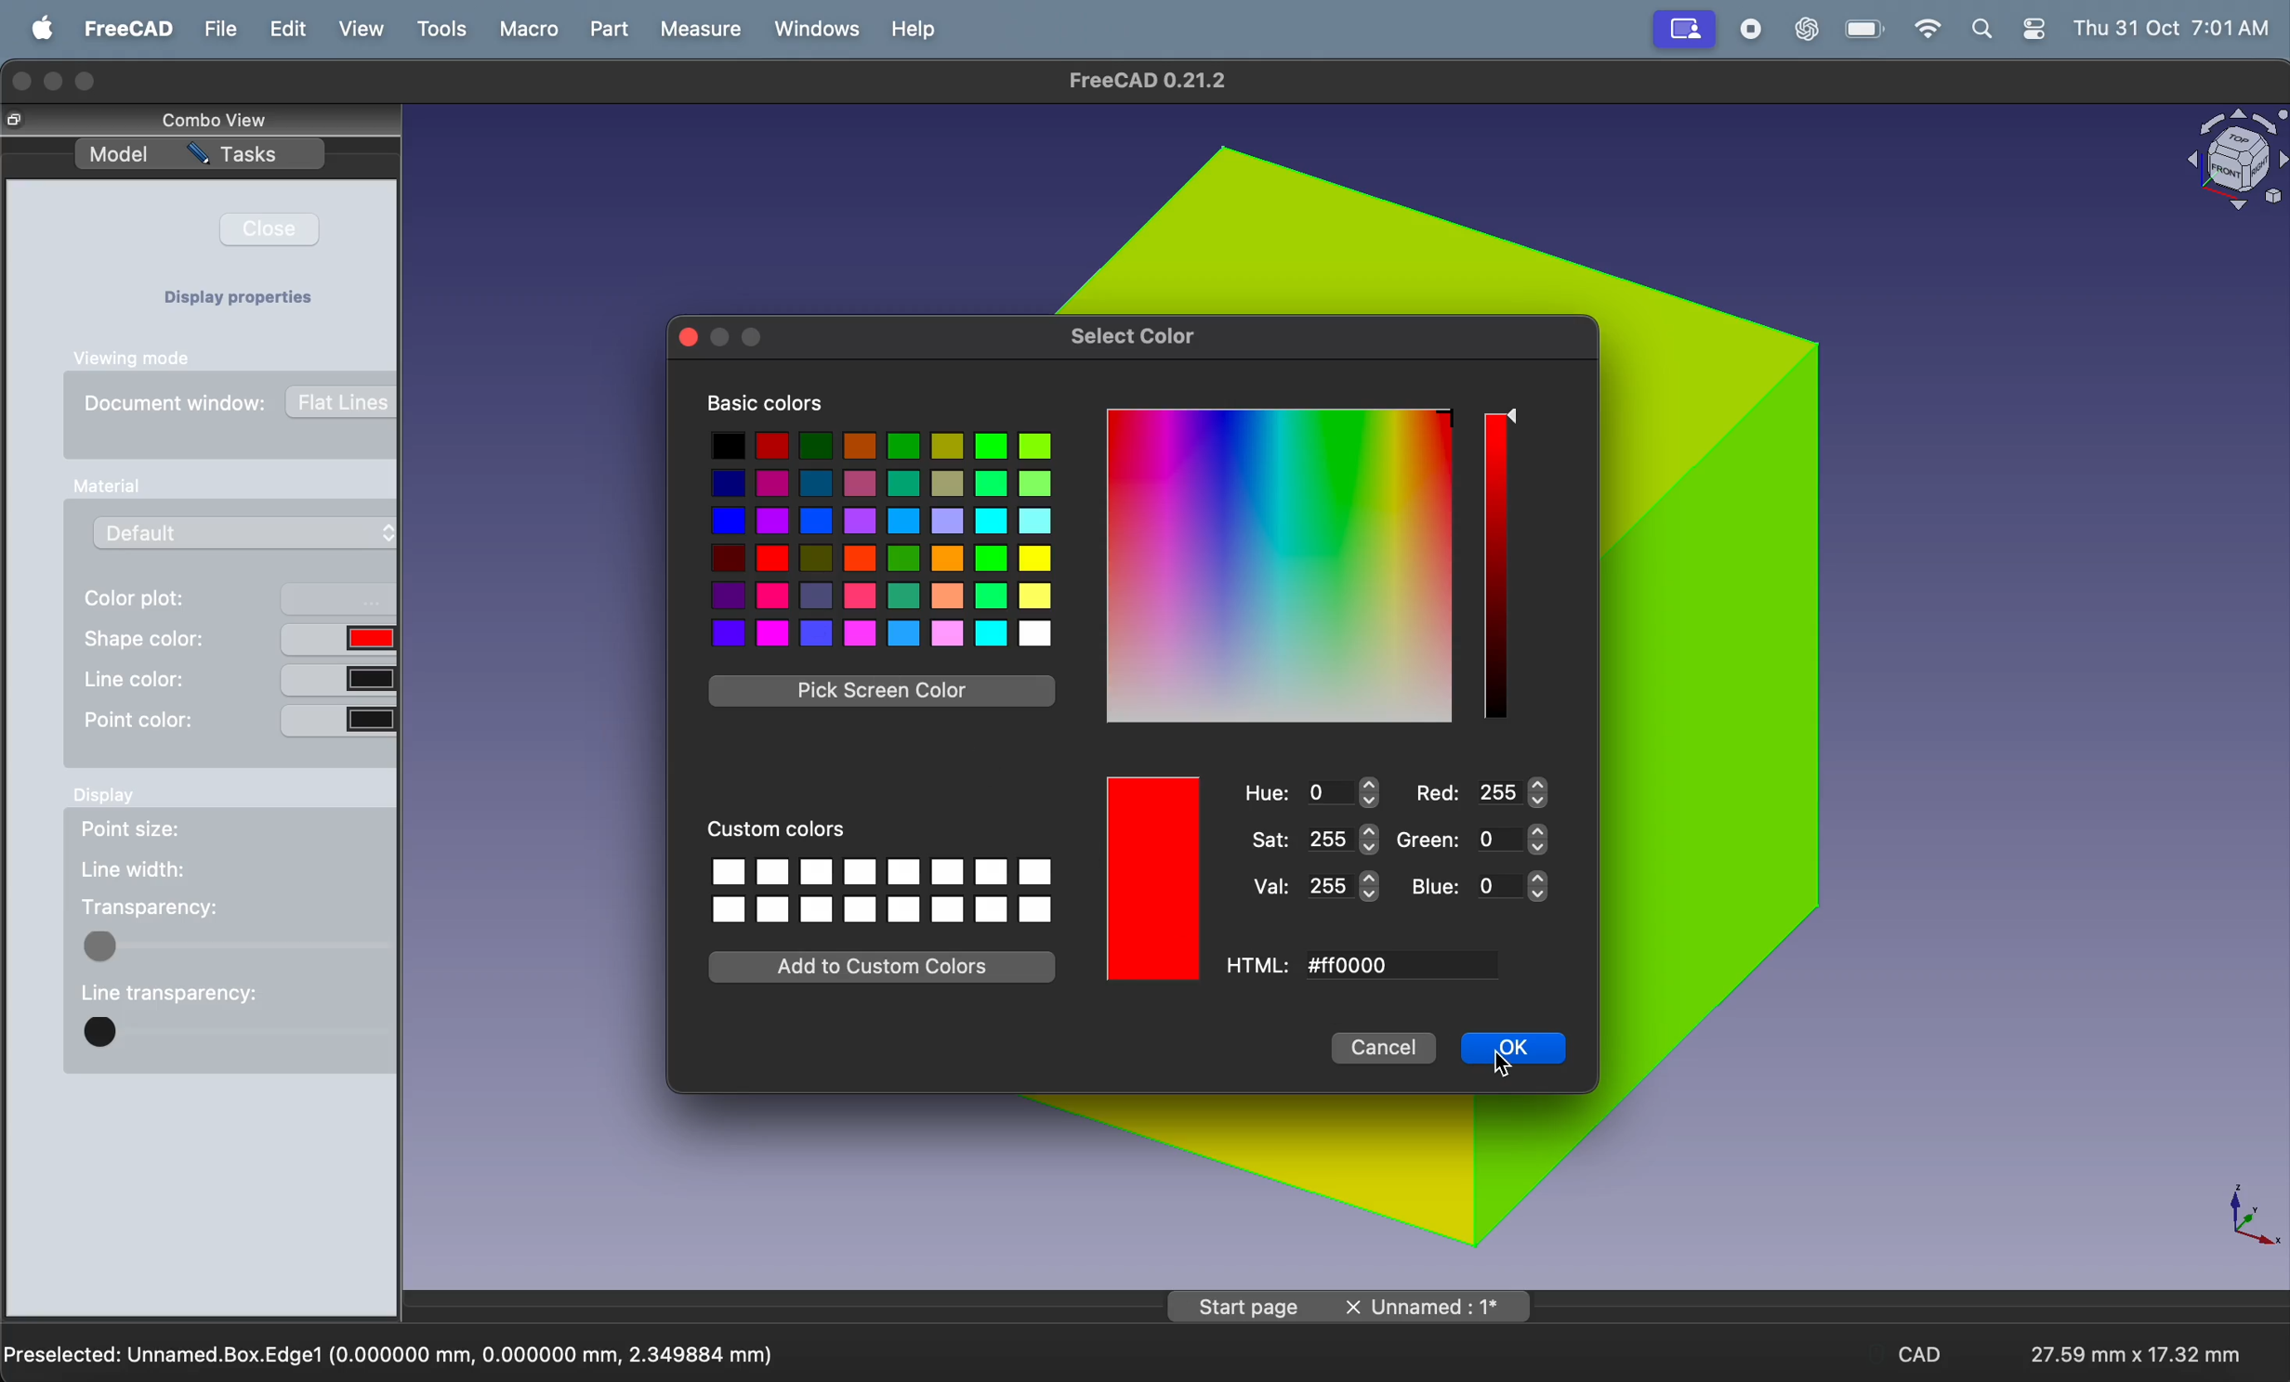  I want to click on point size, so click(158, 833).